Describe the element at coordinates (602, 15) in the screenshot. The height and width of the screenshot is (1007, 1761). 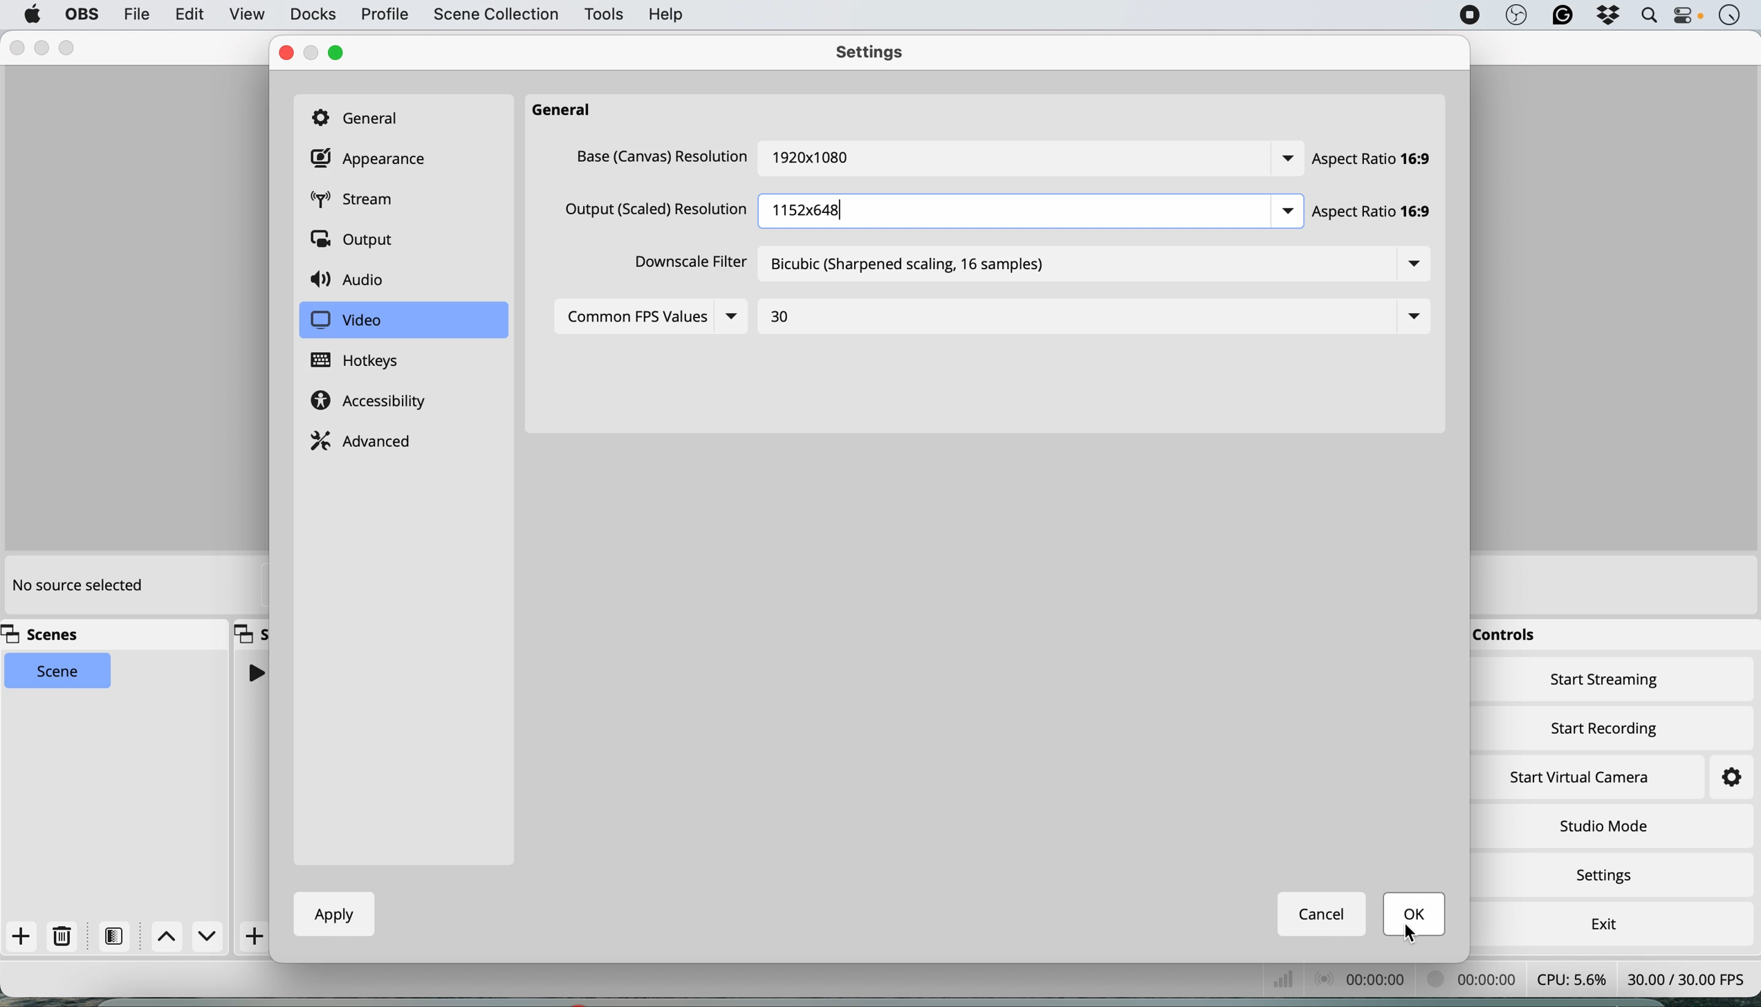
I see `tools` at that location.